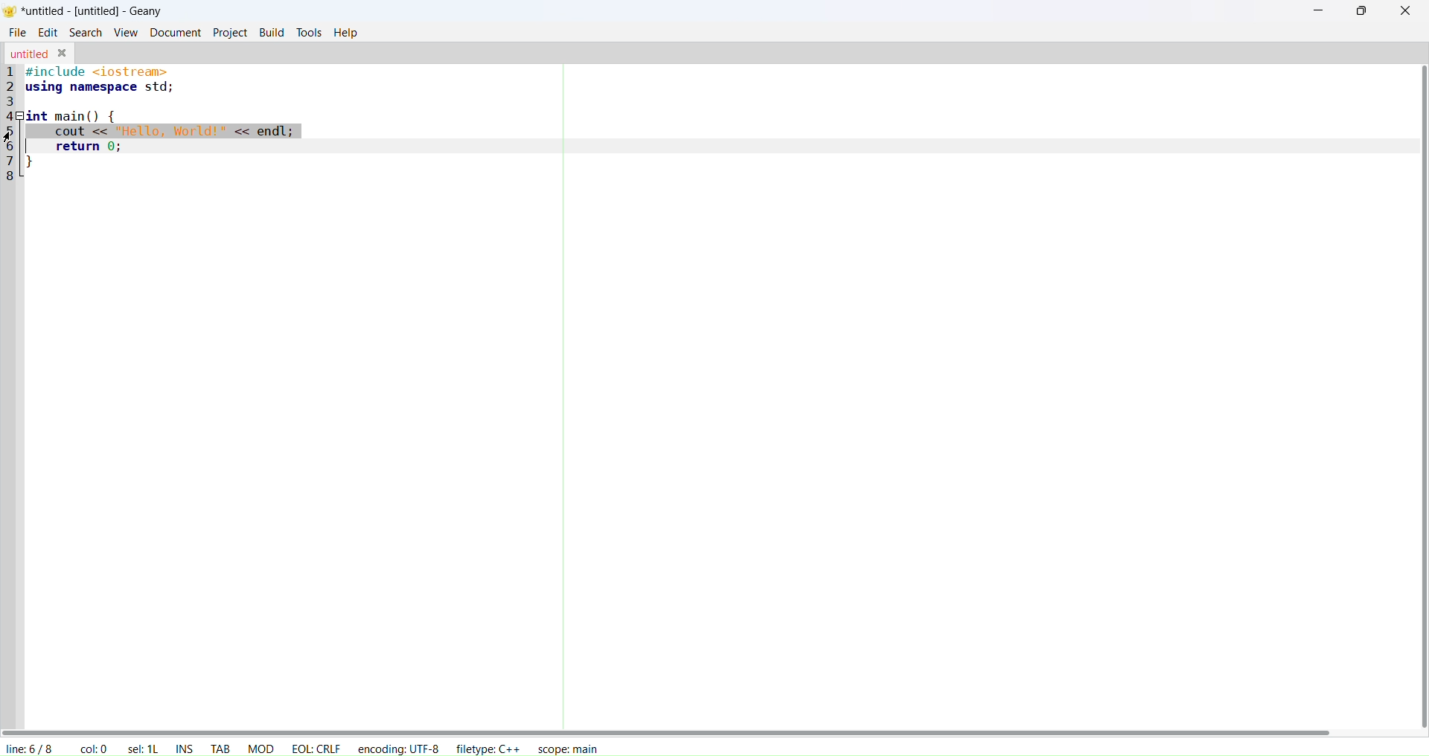  What do you see at coordinates (184, 747) in the screenshot?
I see `ins` at bounding box center [184, 747].